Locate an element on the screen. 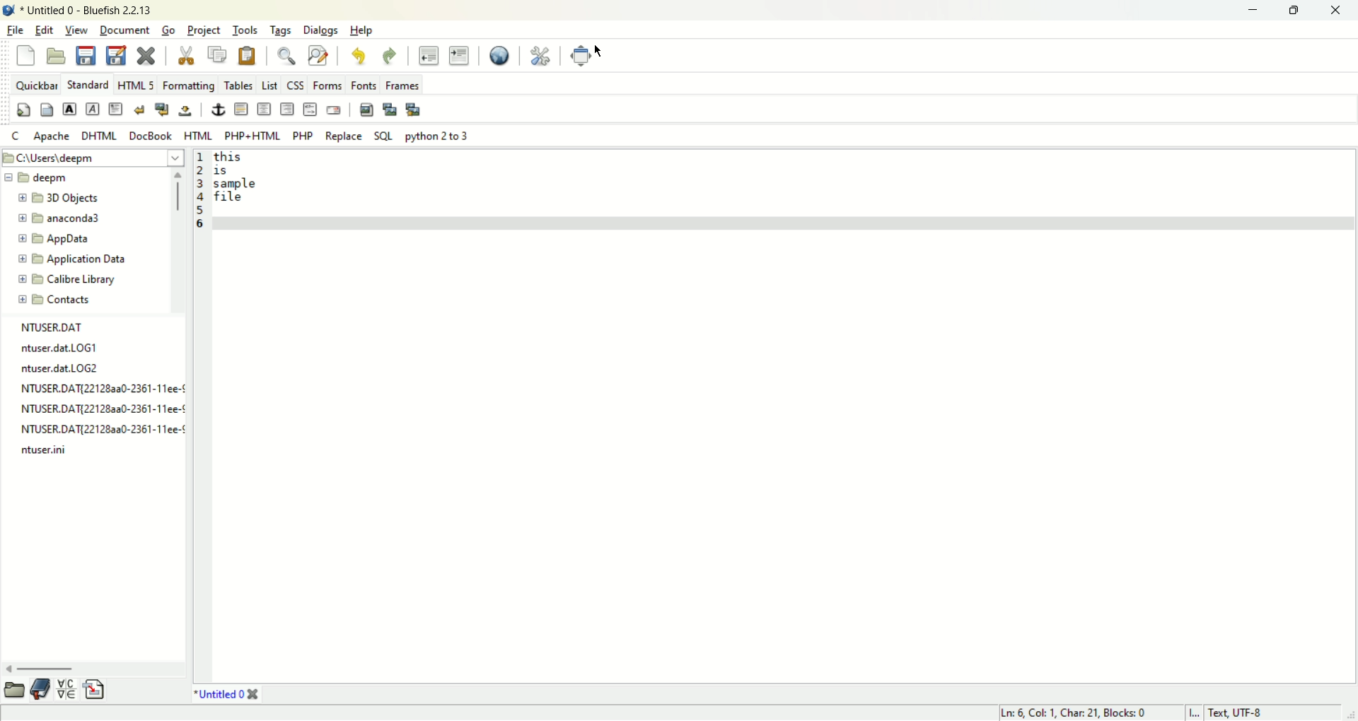  multi thumbnail is located at coordinates (413, 109).